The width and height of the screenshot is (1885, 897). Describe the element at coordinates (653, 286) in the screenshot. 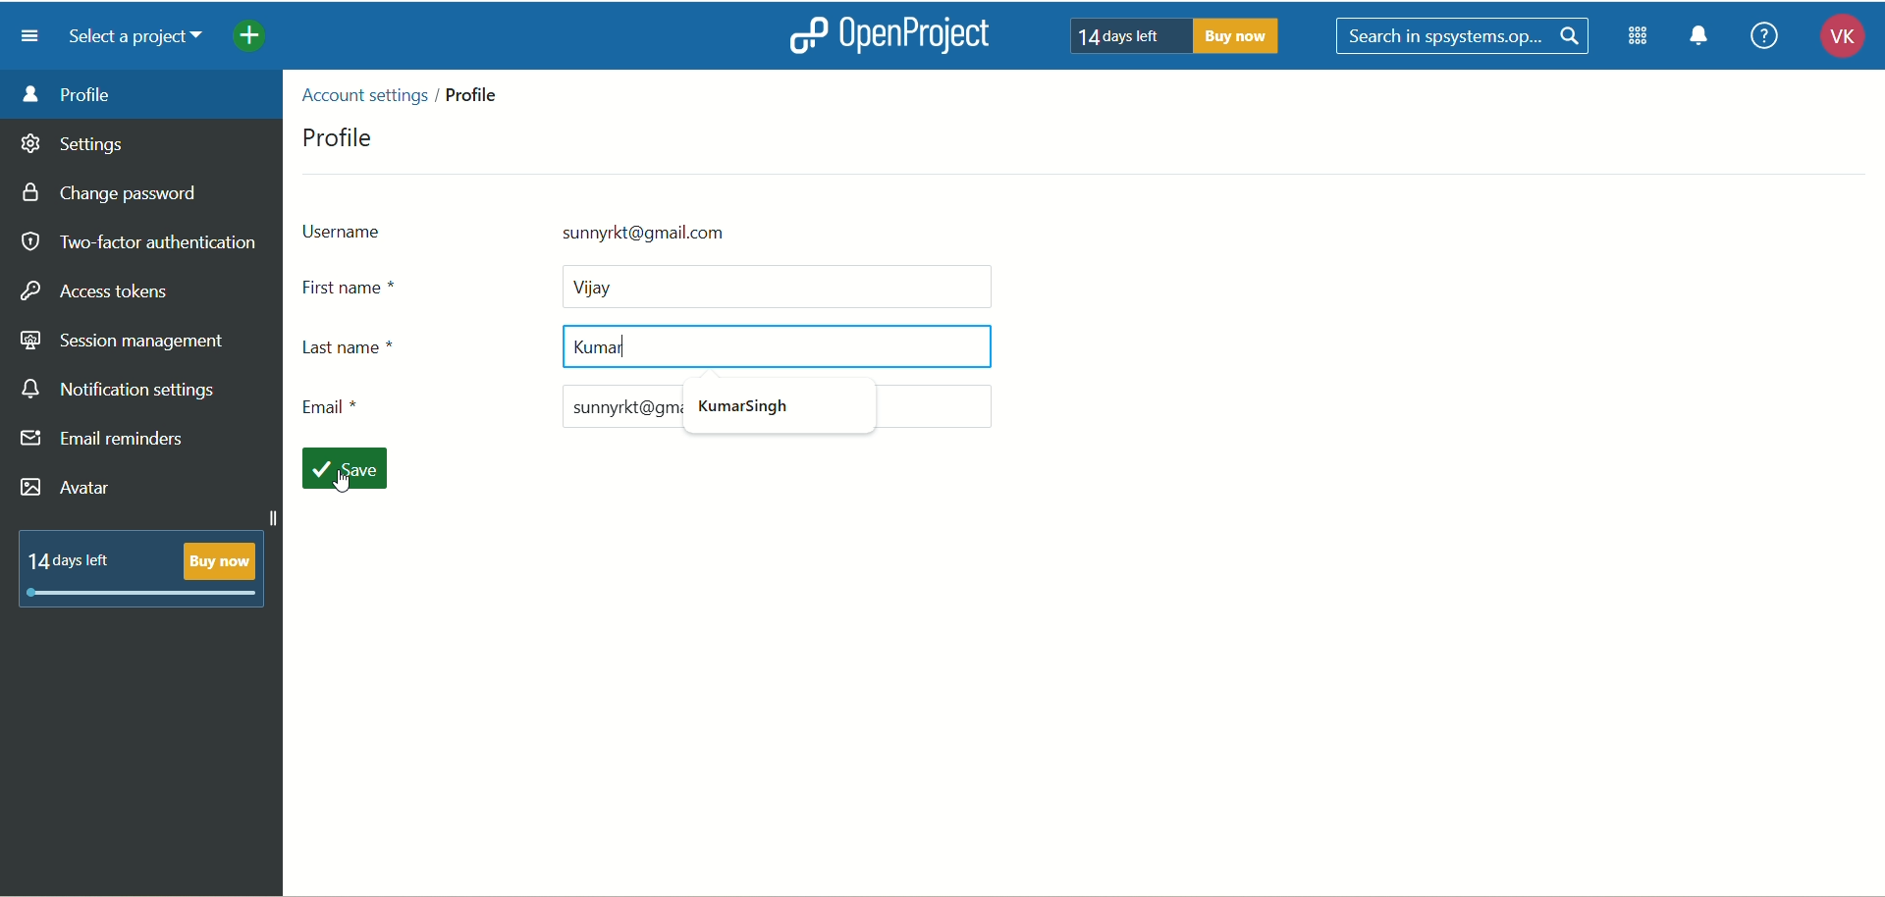

I see `first name` at that location.